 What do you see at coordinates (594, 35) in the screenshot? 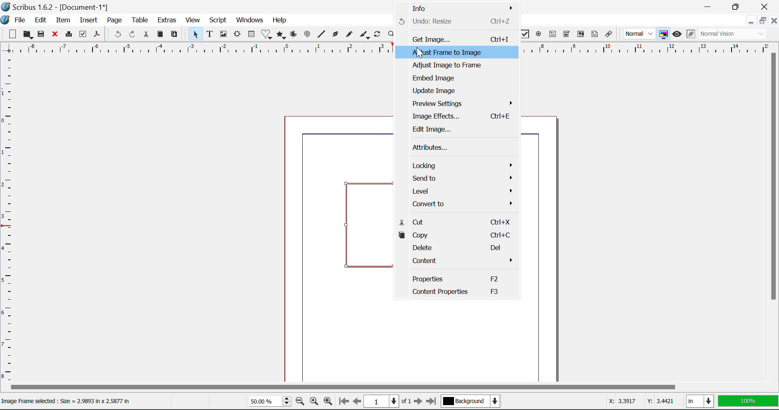
I see `Text Annotation` at bounding box center [594, 35].